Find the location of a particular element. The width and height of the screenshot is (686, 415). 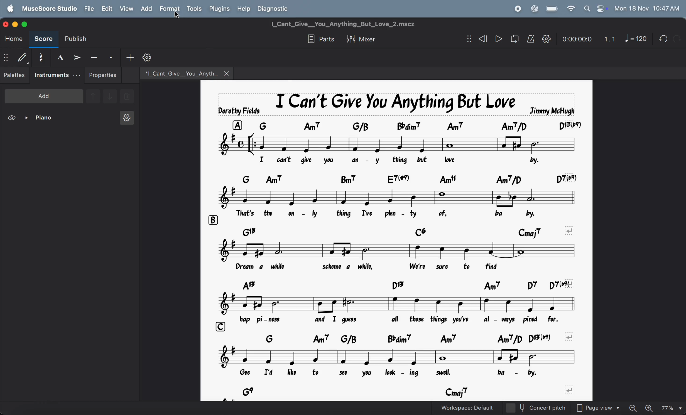

record is located at coordinates (517, 9).